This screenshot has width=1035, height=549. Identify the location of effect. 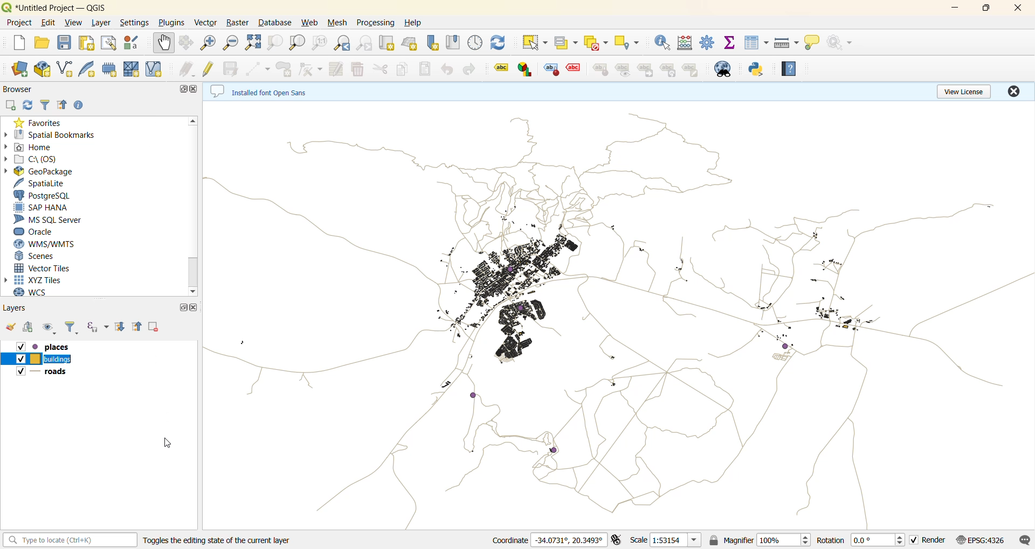
(574, 71).